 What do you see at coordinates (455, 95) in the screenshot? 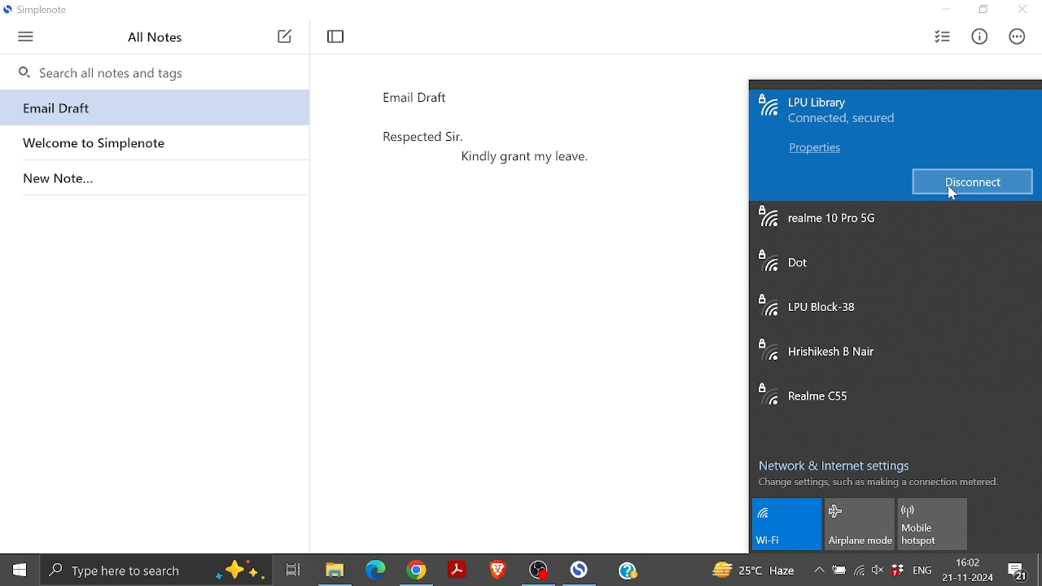
I see `Space for writing the title of the note` at bounding box center [455, 95].